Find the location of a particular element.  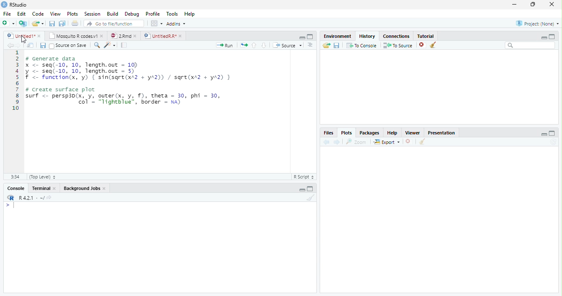

Run is located at coordinates (224, 45).